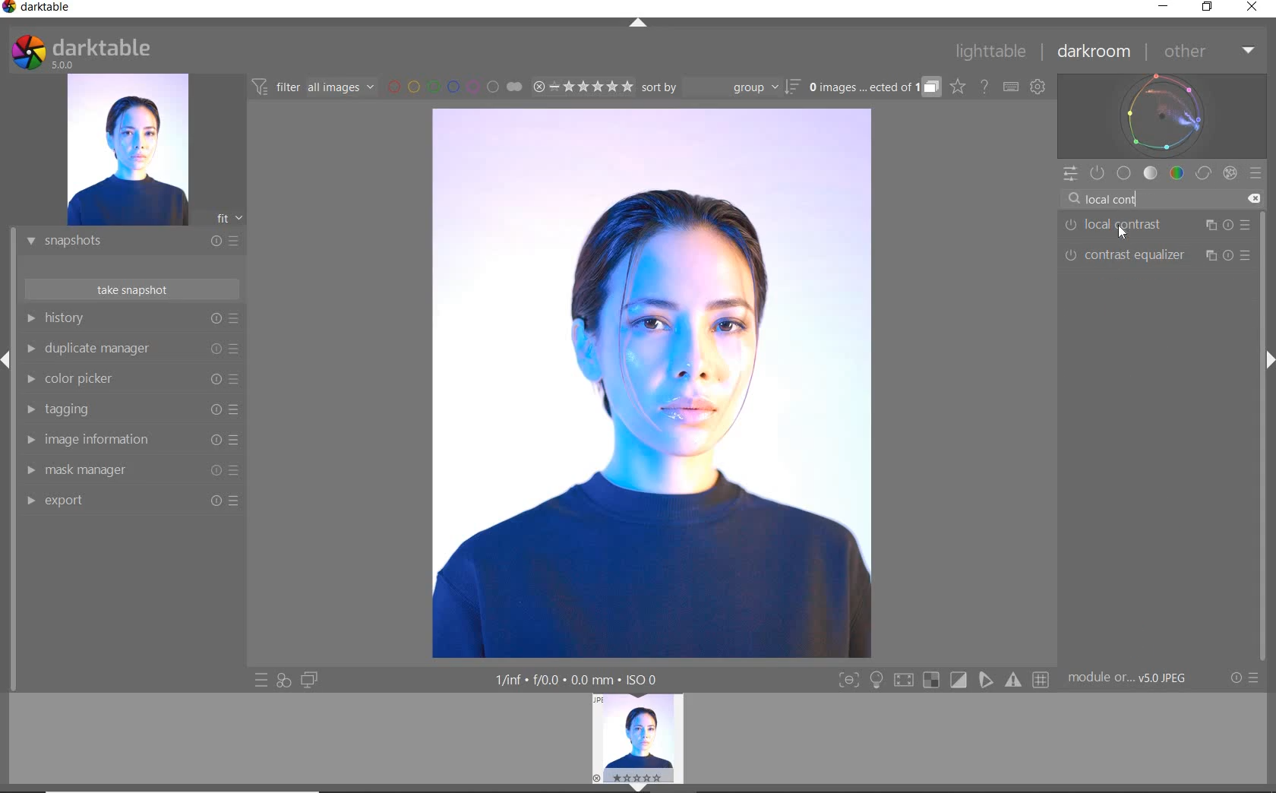 The height and width of the screenshot is (793, 1276). Describe the element at coordinates (1205, 175) in the screenshot. I see `CORRECT` at that location.